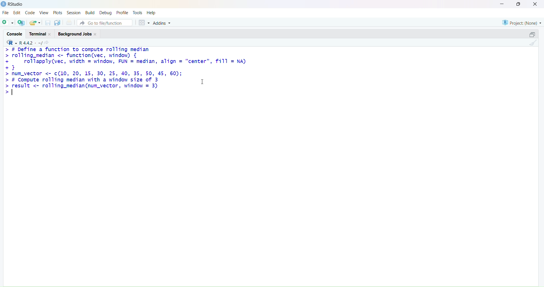 The height and width of the screenshot is (287, 544). What do you see at coordinates (12, 42) in the screenshot?
I see `R` at bounding box center [12, 42].